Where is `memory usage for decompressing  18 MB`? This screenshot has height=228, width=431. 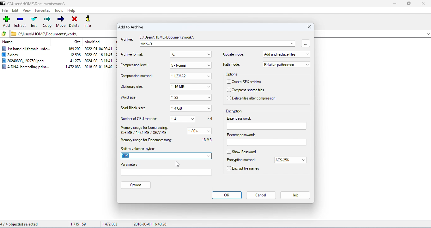 memory usage for decompressing  18 MB is located at coordinates (169, 140).